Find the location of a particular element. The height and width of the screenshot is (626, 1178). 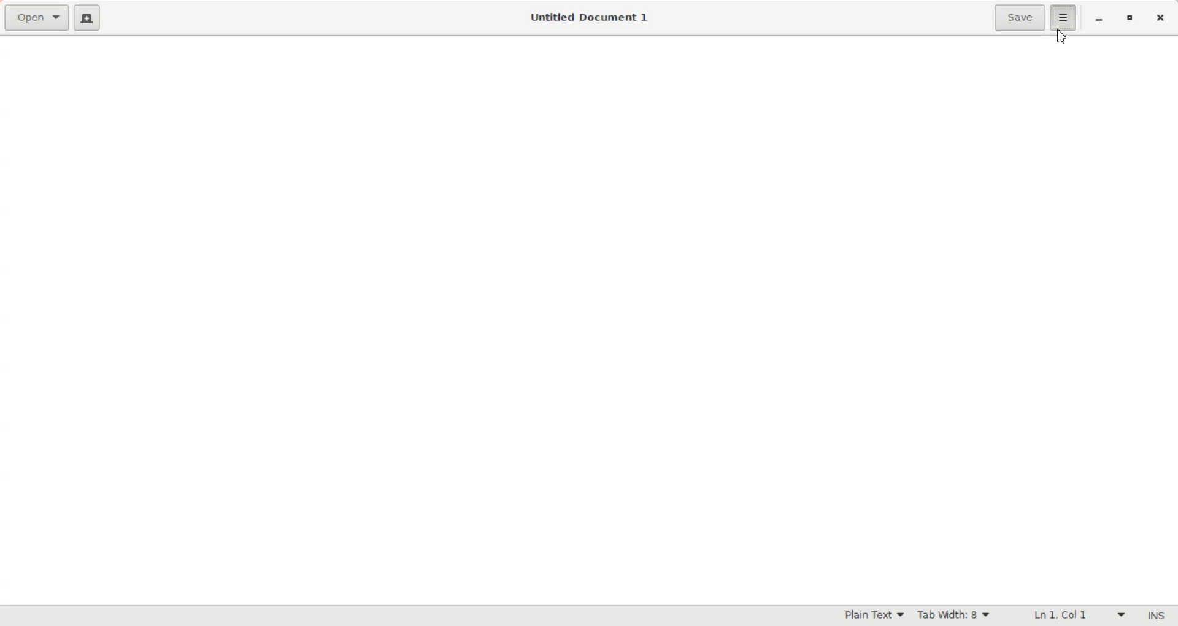

Save is located at coordinates (1018, 18).